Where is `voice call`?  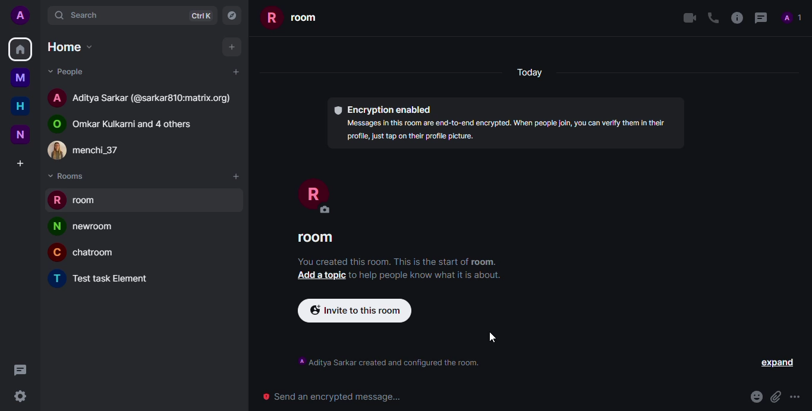
voice call is located at coordinates (712, 18).